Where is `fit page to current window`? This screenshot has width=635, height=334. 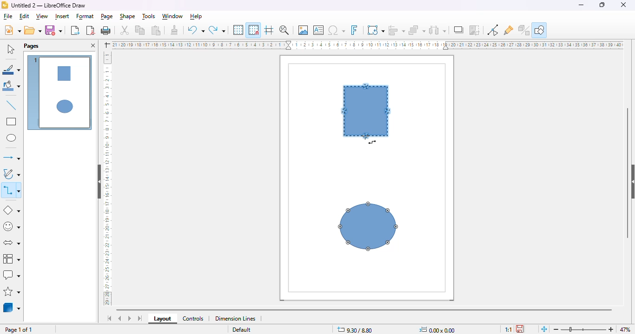 fit page to current window is located at coordinates (544, 329).